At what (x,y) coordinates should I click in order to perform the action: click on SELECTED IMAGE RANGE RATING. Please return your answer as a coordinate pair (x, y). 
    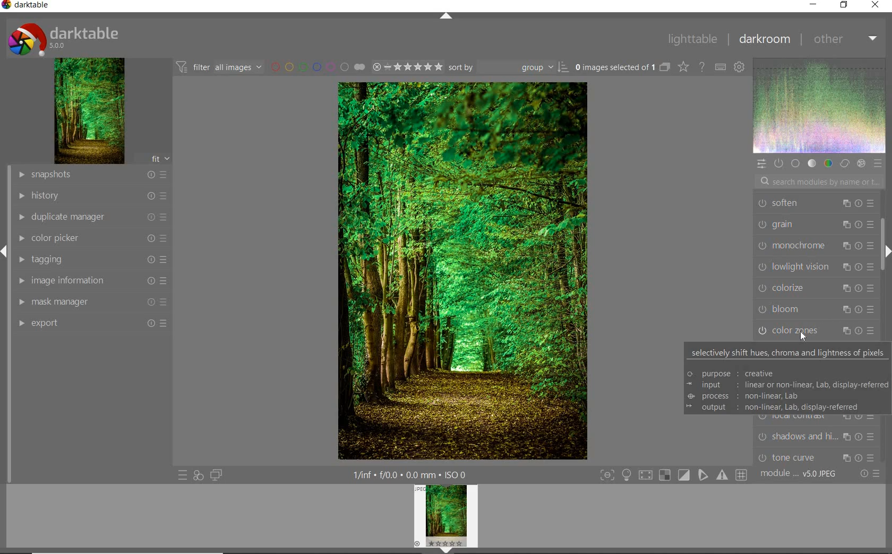
    Looking at the image, I should click on (406, 66).